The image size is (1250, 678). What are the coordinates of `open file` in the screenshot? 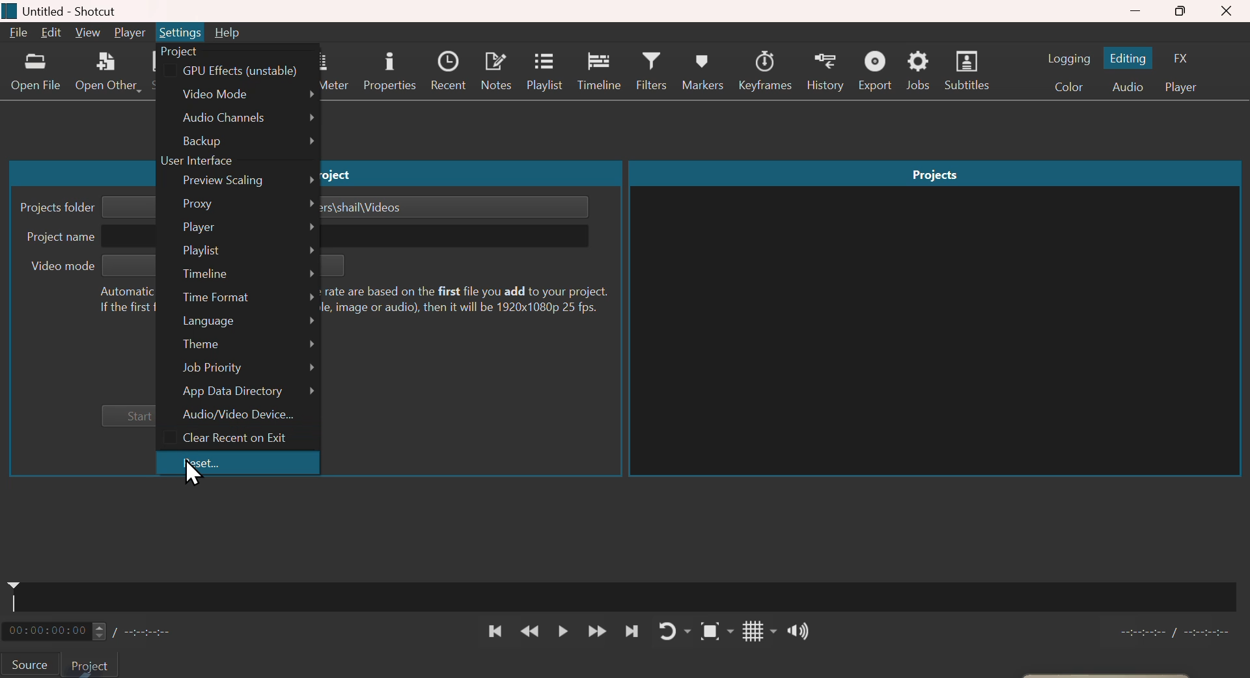 It's located at (35, 75).